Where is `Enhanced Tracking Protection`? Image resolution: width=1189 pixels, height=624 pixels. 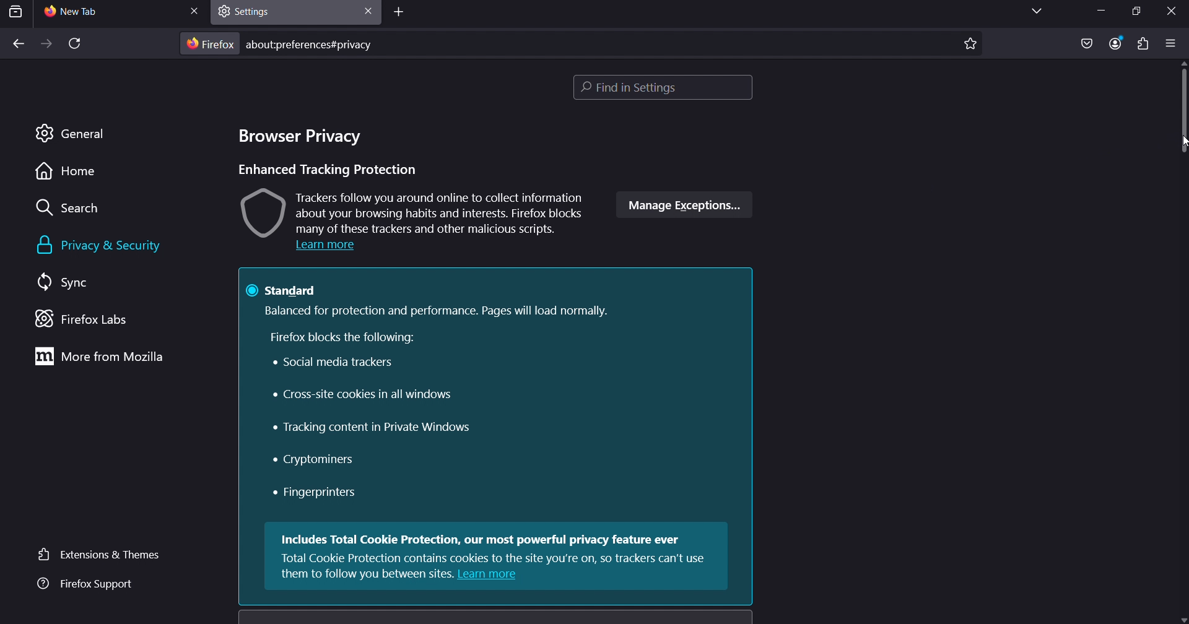
Enhanced Tracking Protection is located at coordinates (328, 170).